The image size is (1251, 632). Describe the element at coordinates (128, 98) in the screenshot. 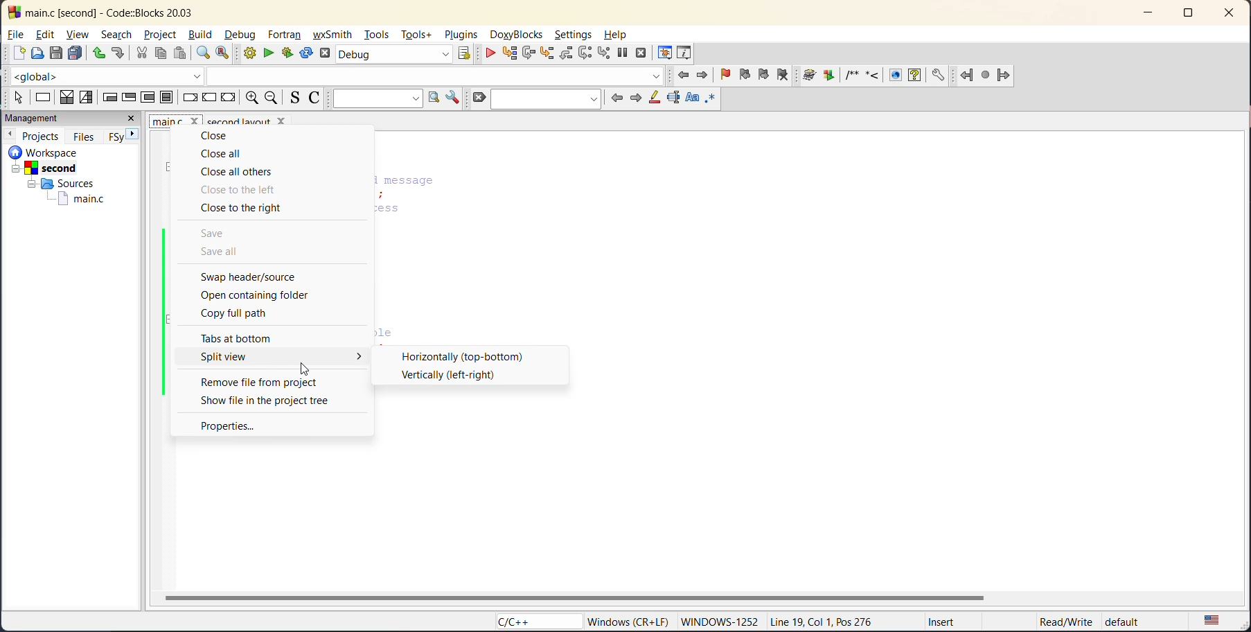

I see `exit condition loop` at that location.